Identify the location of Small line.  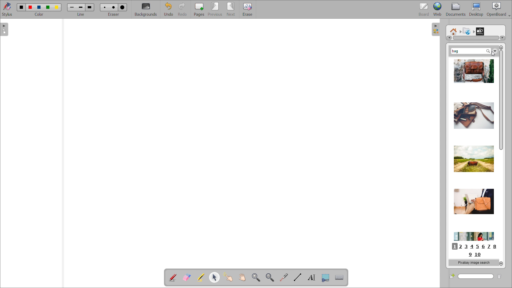
(72, 7).